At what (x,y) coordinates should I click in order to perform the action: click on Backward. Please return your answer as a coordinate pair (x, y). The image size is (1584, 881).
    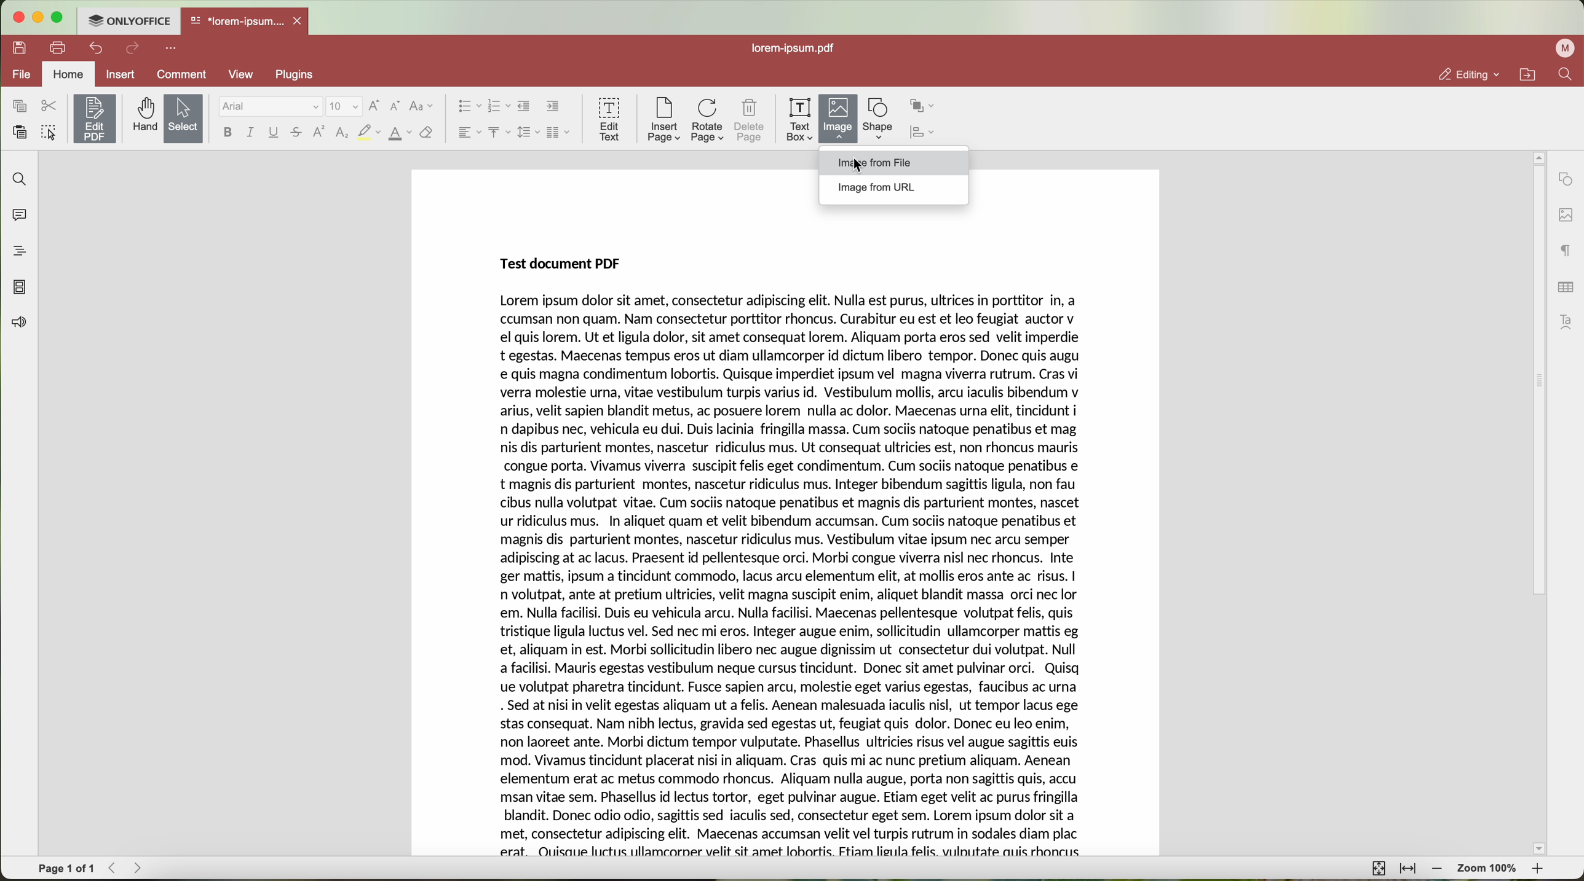
    Looking at the image, I should click on (116, 867).